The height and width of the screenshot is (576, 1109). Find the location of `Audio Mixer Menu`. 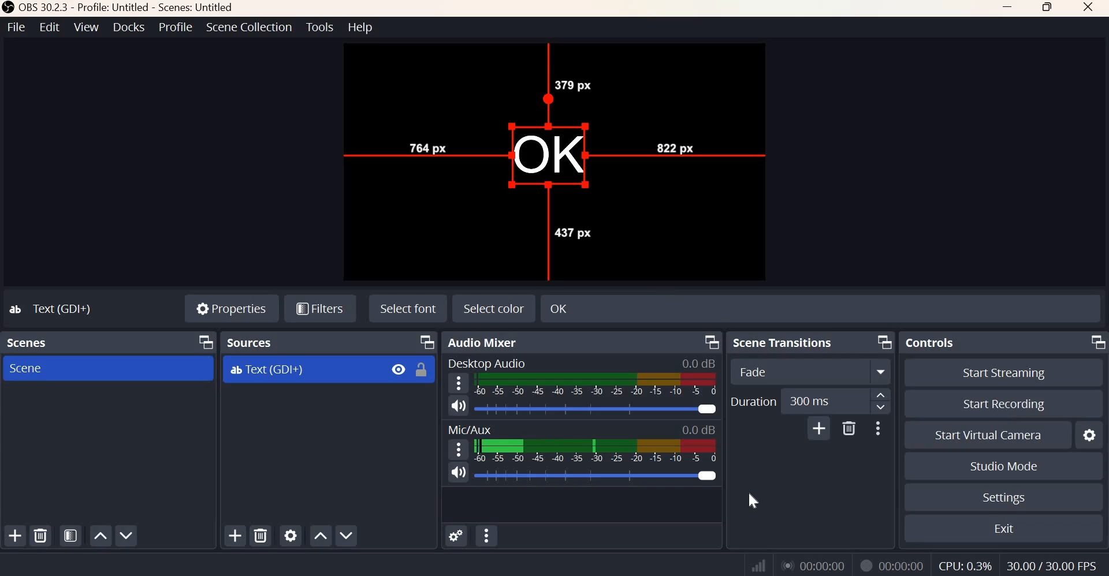

Audio Mixer Menu is located at coordinates (487, 535).